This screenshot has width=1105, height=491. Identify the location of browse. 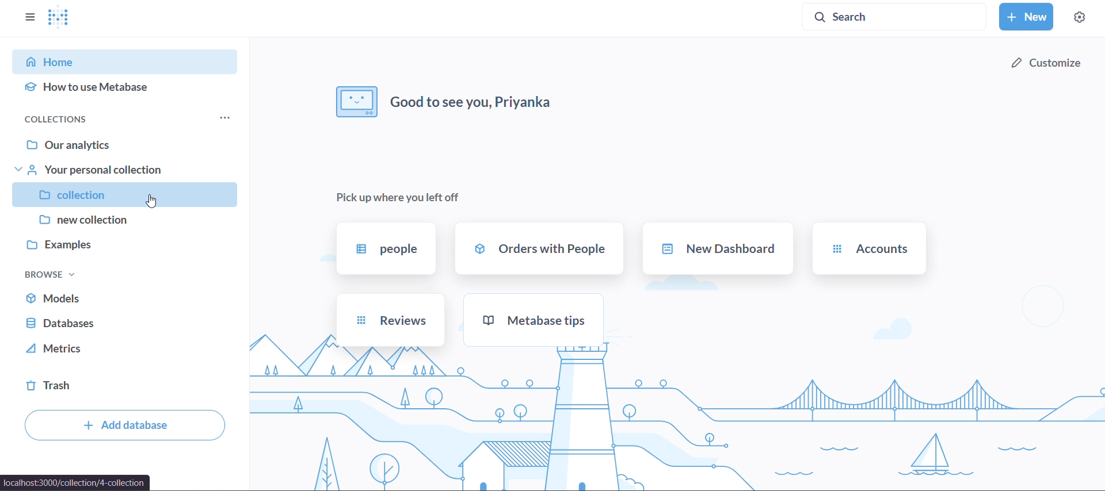
(49, 274).